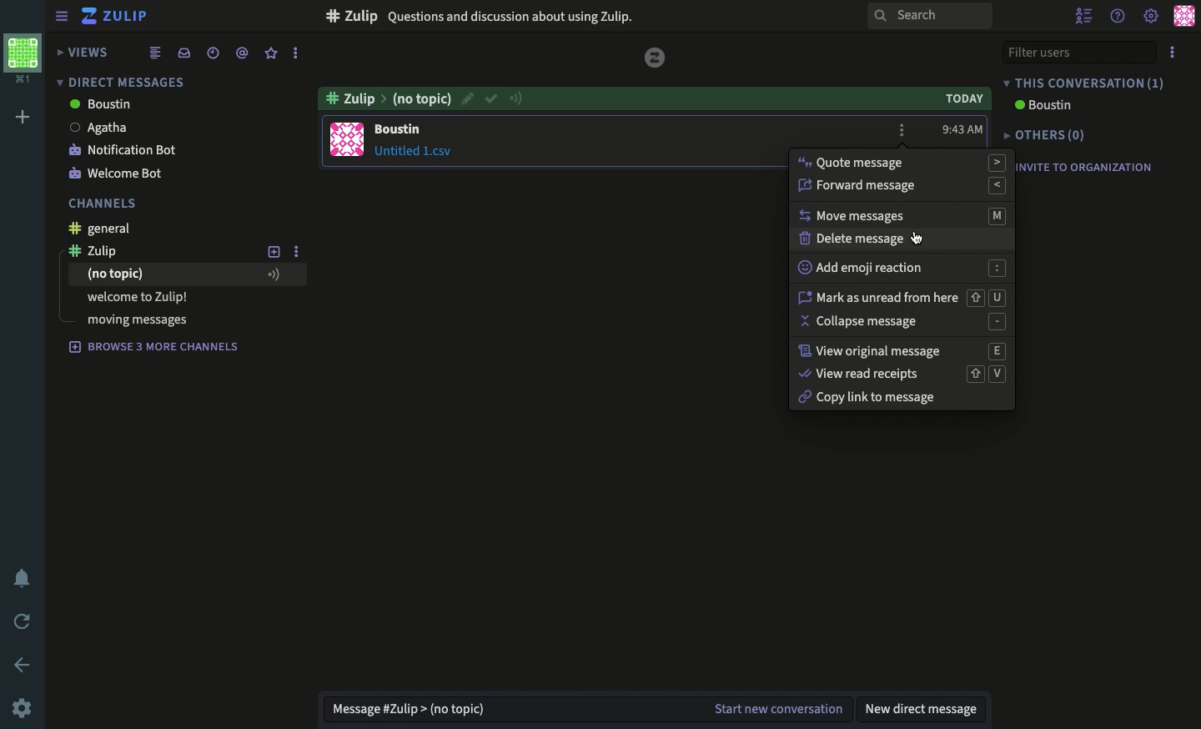 The width and height of the screenshot is (1201, 729). I want to click on views, so click(84, 52).